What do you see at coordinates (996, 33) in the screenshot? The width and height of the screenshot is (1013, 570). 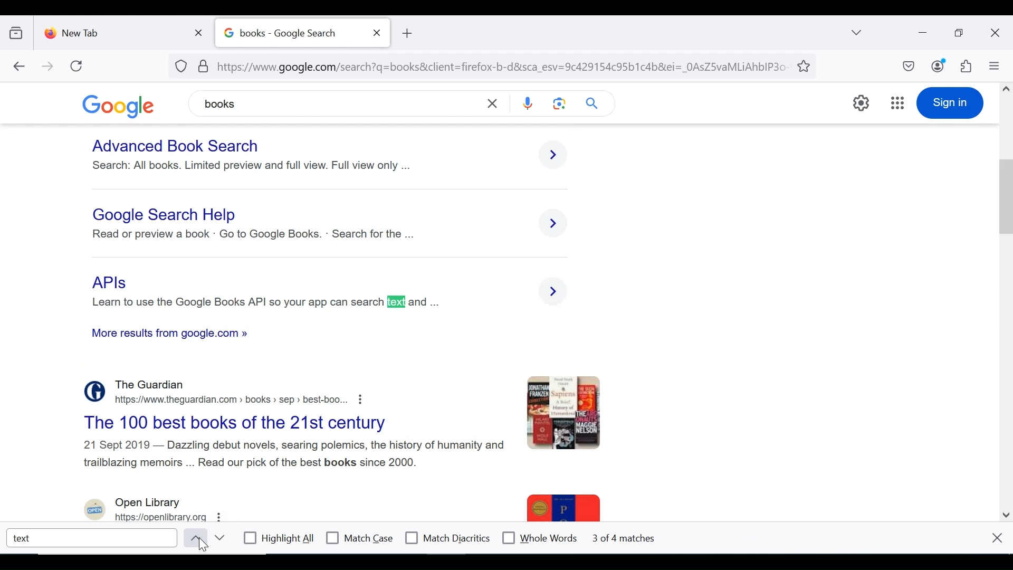 I see `close window` at bounding box center [996, 33].